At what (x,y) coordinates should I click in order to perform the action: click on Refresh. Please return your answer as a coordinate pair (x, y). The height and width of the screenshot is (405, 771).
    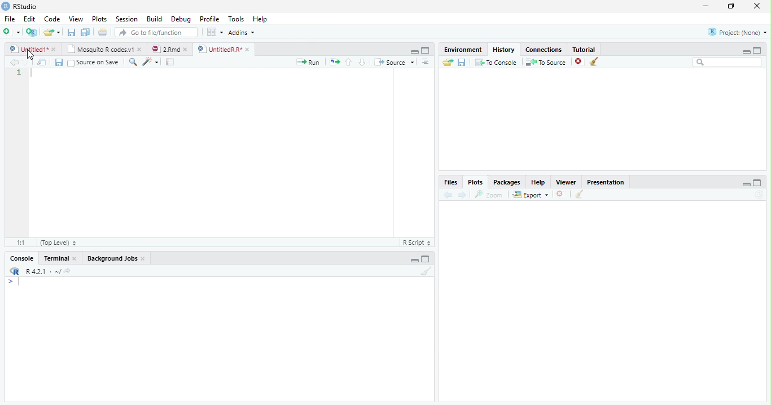
    Looking at the image, I should click on (759, 195).